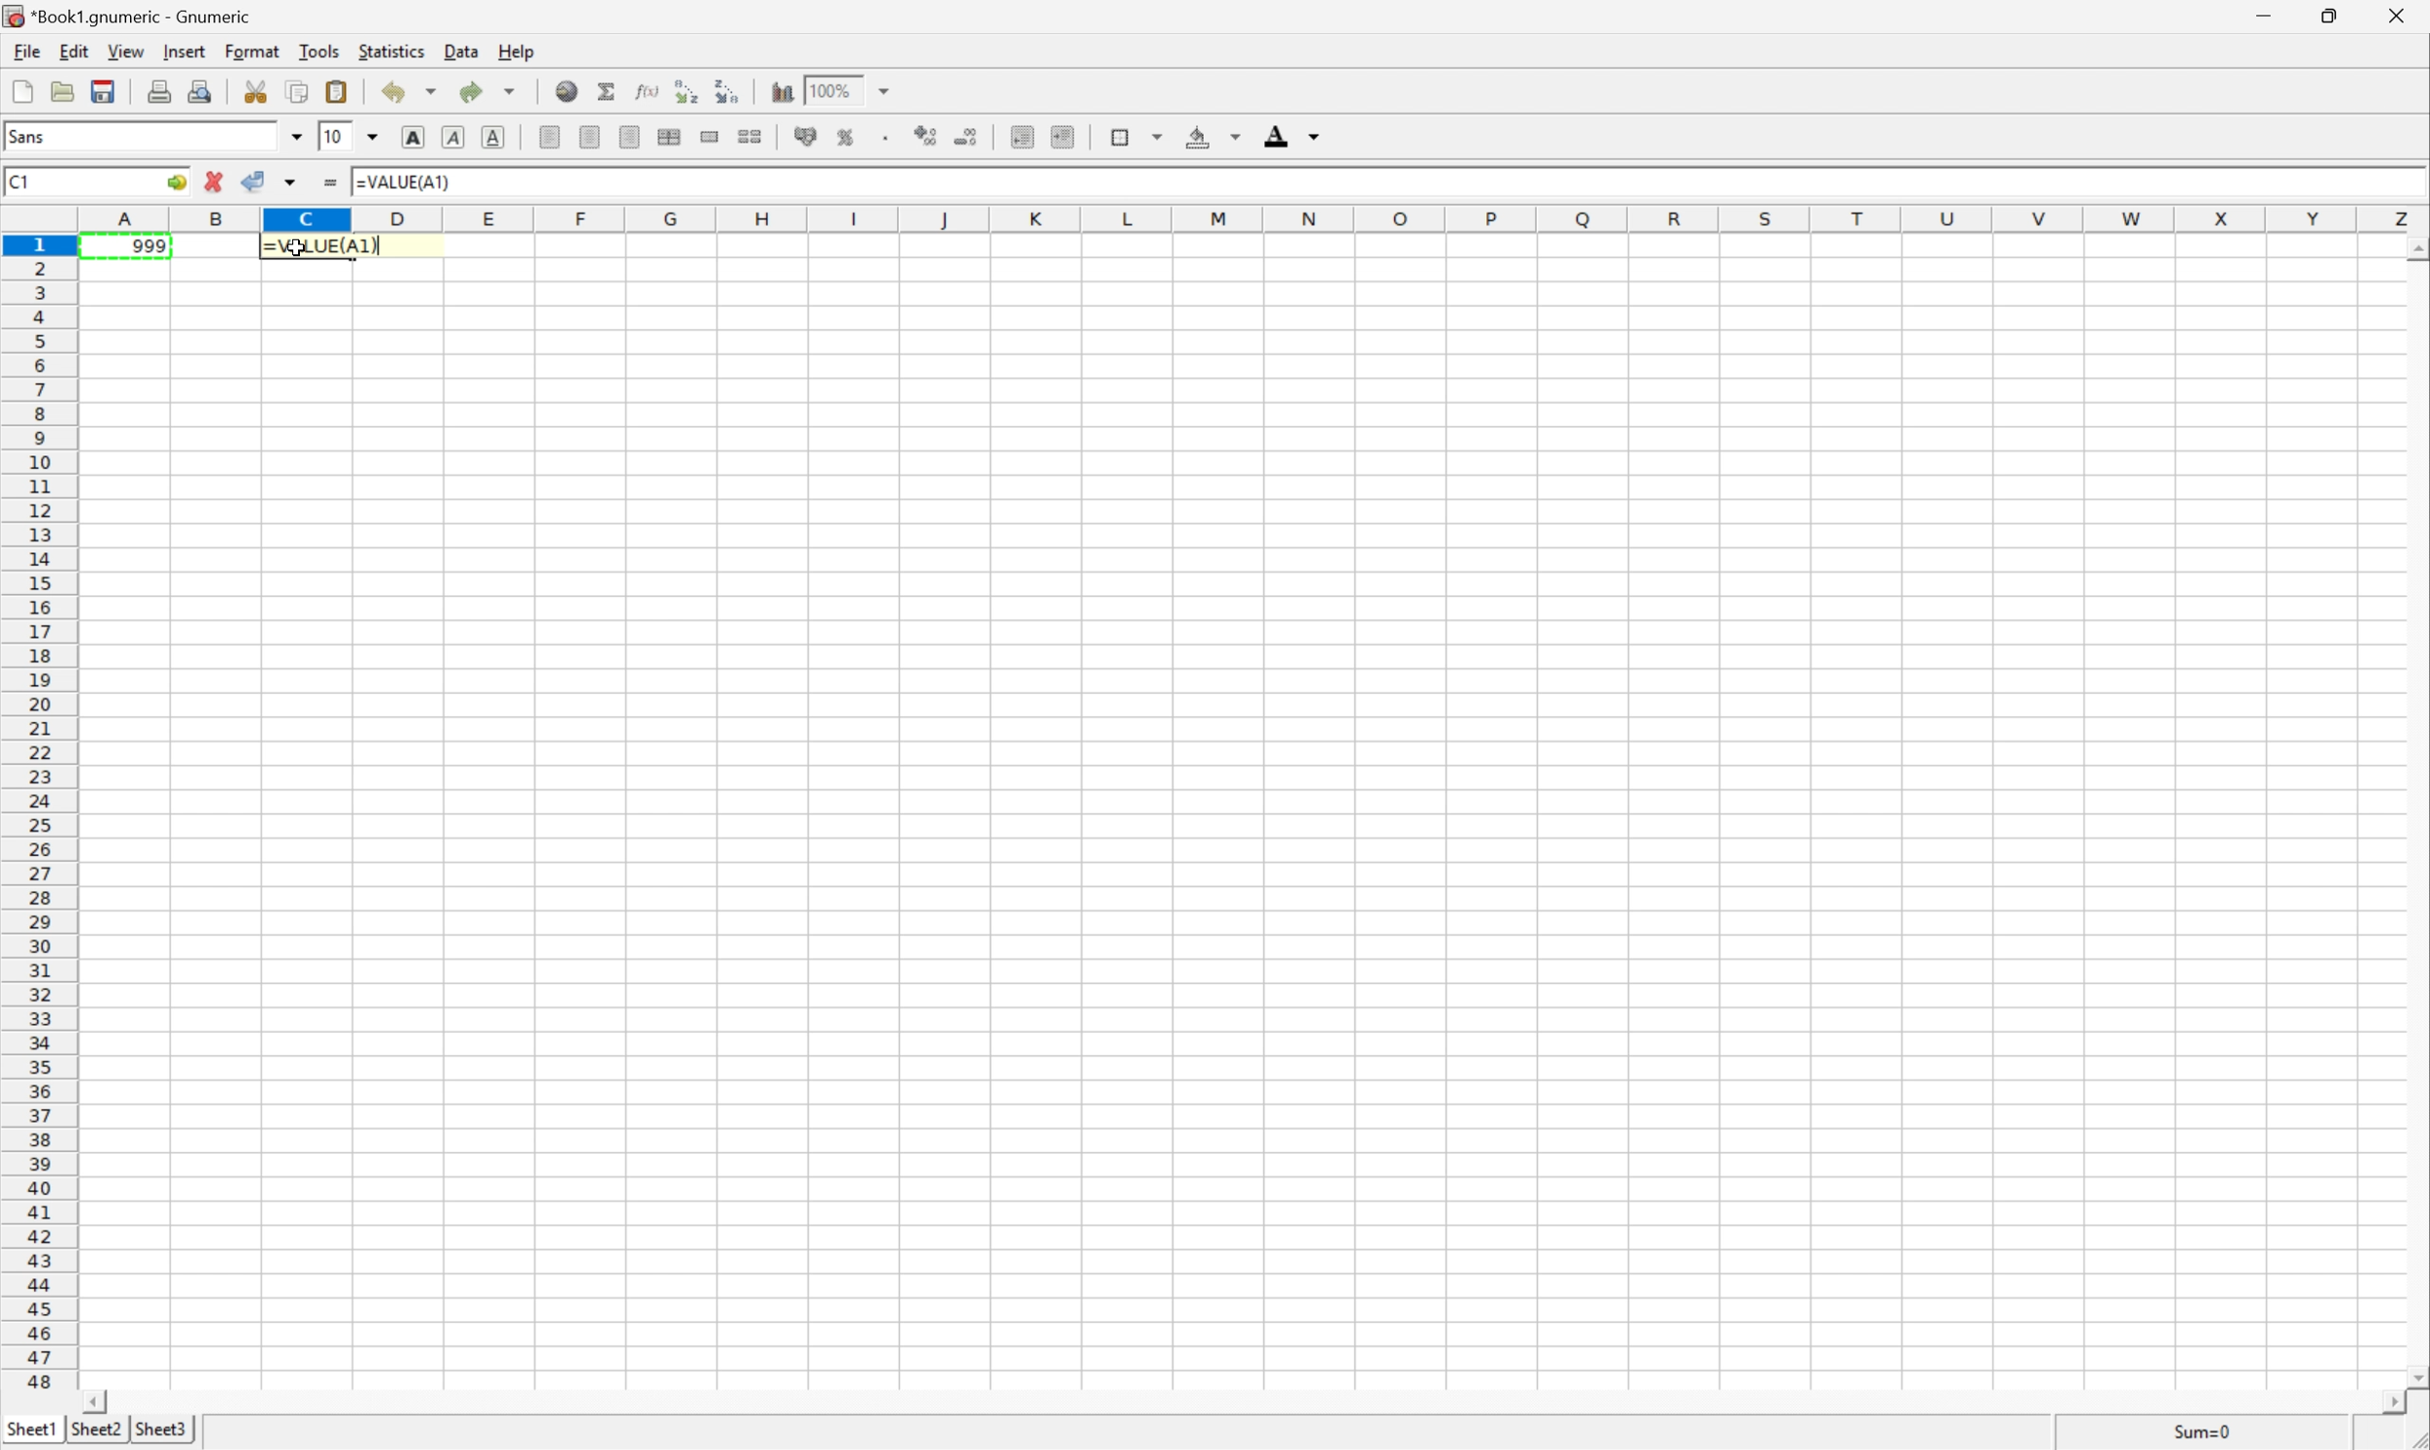 The image size is (2430, 1450). What do you see at coordinates (2414, 1380) in the screenshot?
I see `scroll down` at bounding box center [2414, 1380].